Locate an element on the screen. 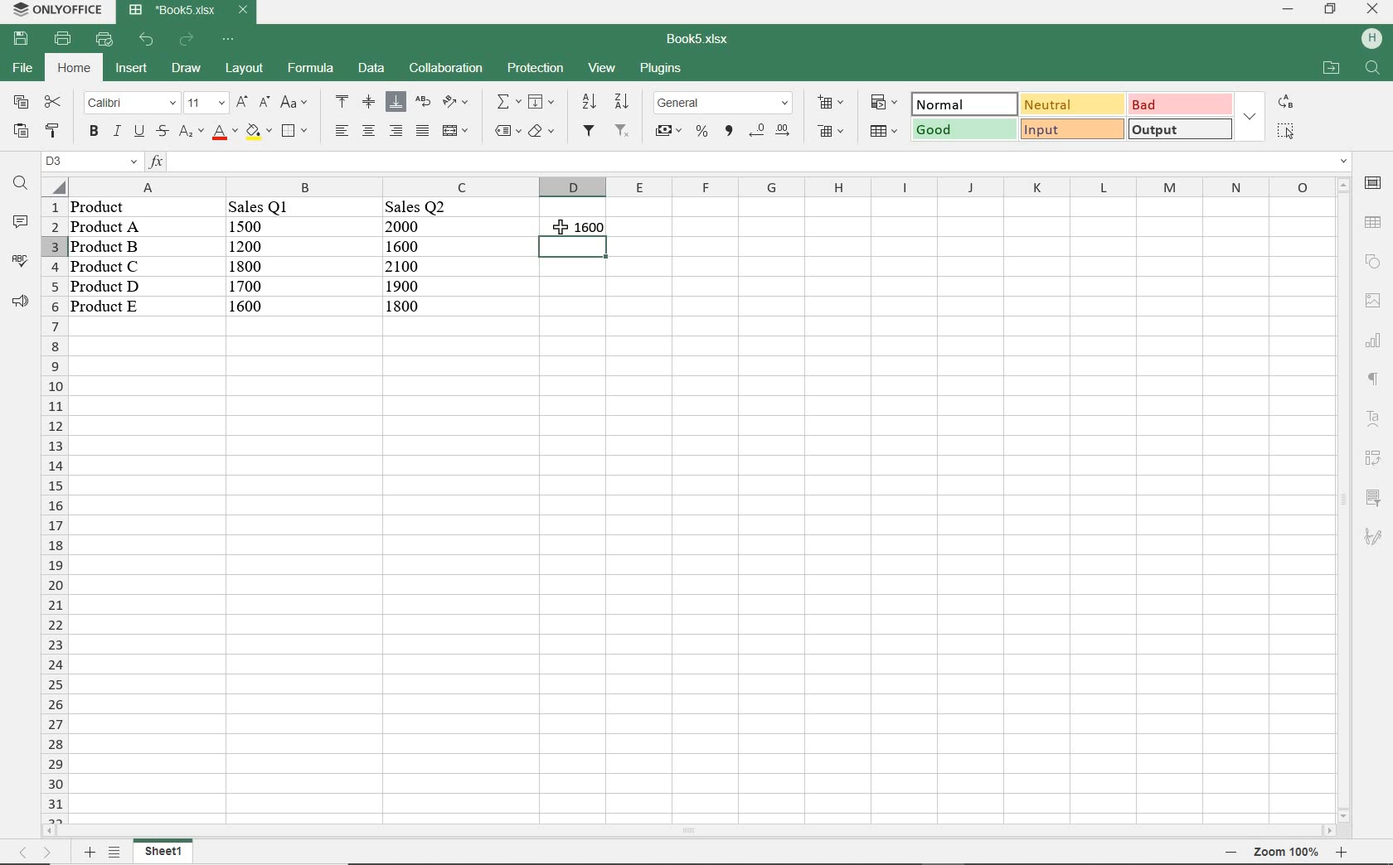 The width and height of the screenshot is (1393, 865). insert cells is located at coordinates (828, 104).